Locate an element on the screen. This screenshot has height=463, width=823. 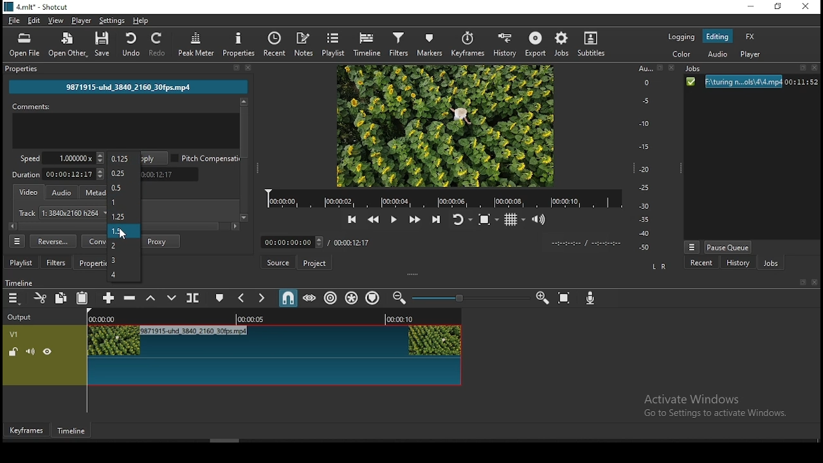
redo is located at coordinates (161, 44).